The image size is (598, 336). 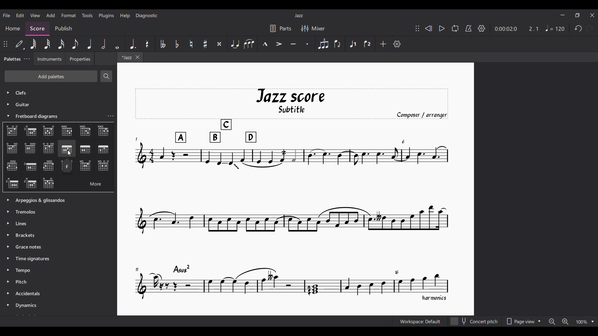 I want to click on Collapse, so click(x=8, y=115).